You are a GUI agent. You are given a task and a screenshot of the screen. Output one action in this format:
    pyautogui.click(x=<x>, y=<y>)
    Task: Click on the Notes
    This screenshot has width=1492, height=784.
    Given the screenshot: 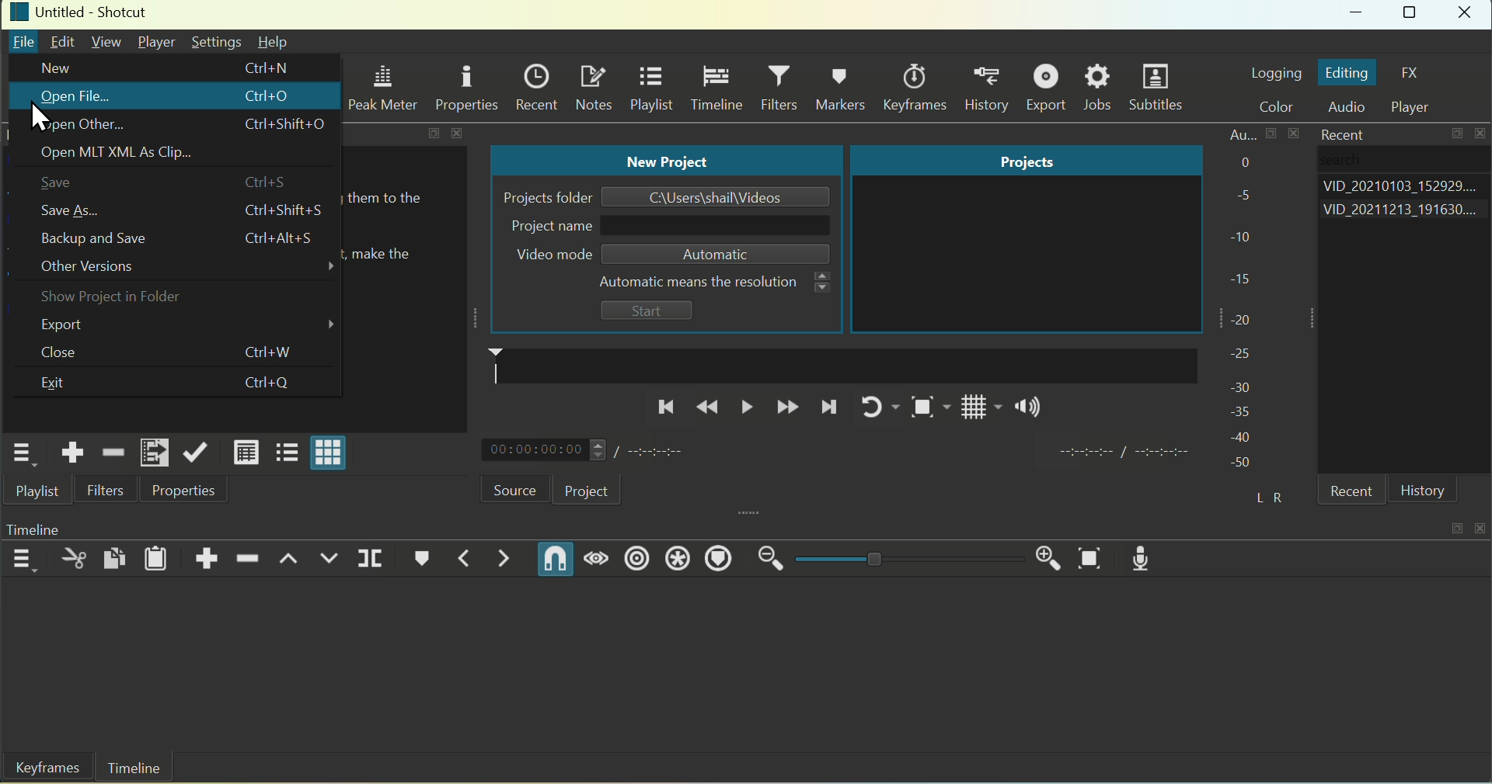 What is the action you would take?
    pyautogui.click(x=594, y=87)
    